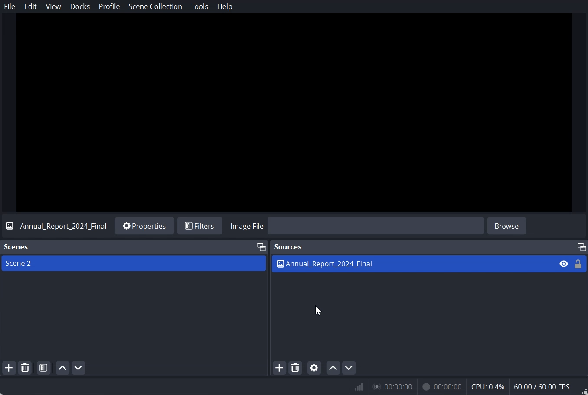 The width and height of the screenshot is (588, 395). I want to click on View, so click(53, 6).